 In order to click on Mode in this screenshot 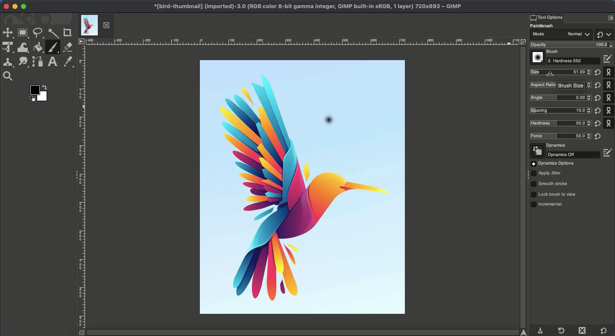, I will do `click(561, 35)`.